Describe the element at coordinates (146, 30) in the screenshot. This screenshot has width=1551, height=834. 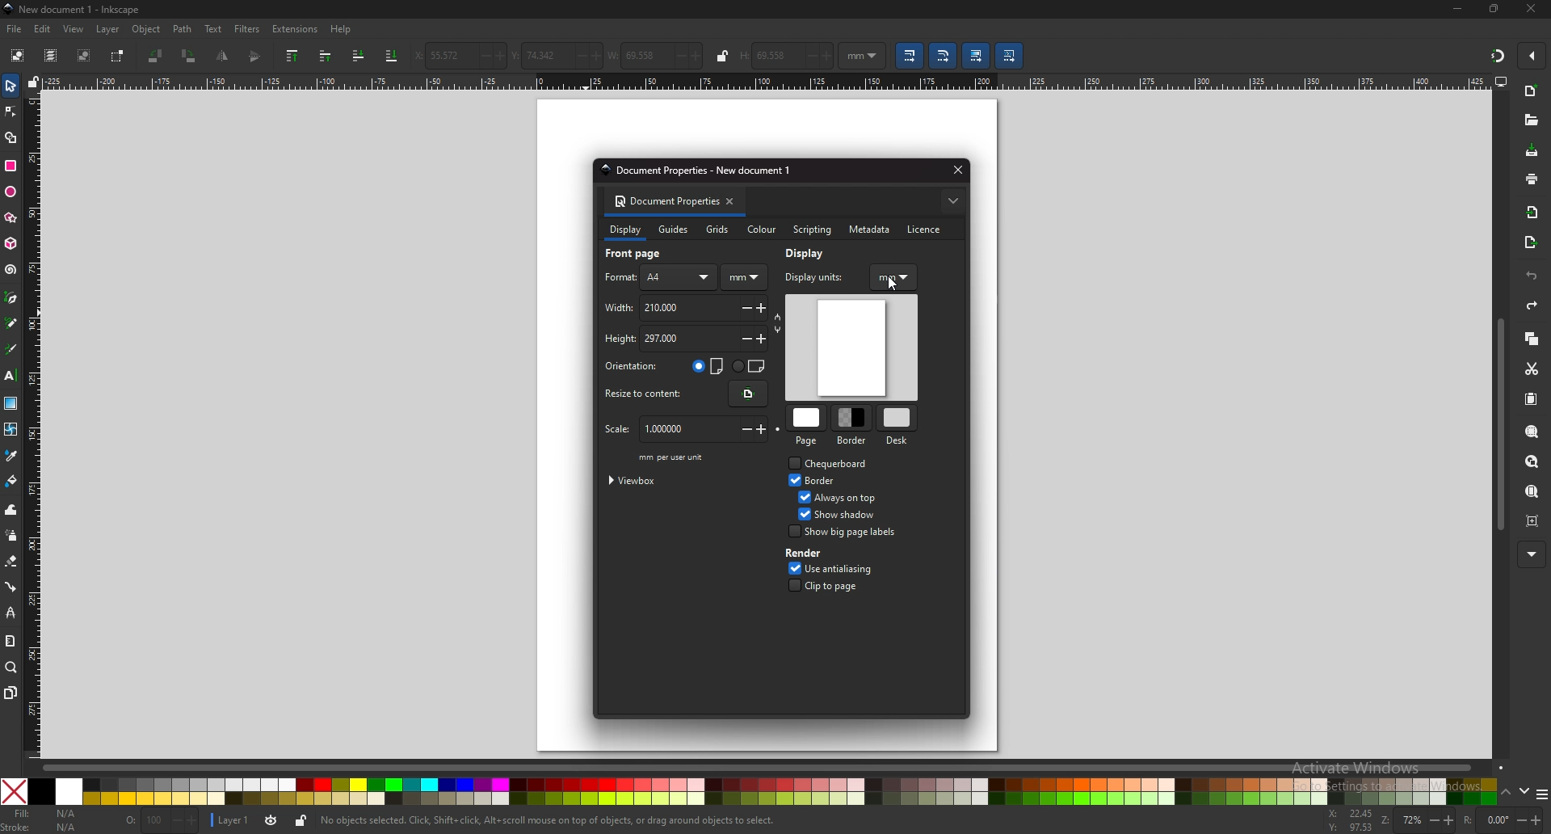
I see `object` at that location.